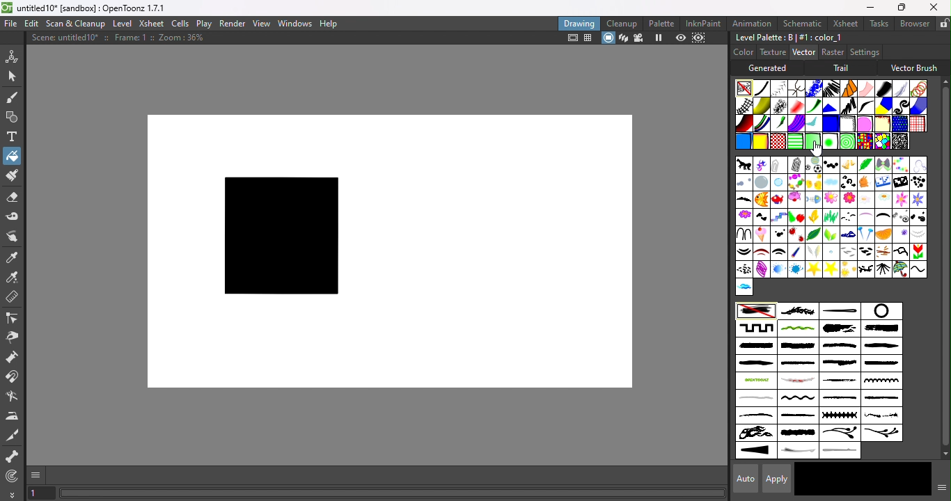 This screenshot has width=951, height=501. I want to click on Tulle, so click(866, 88).